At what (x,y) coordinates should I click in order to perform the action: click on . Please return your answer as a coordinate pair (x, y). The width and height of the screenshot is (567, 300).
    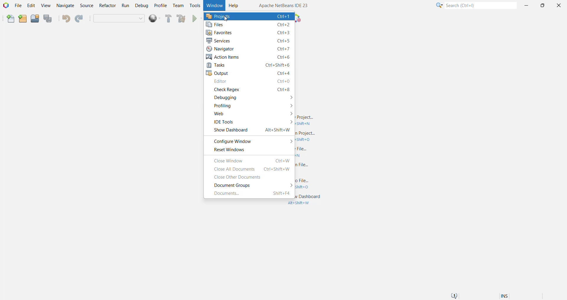
    Looking at the image, I should click on (250, 186).